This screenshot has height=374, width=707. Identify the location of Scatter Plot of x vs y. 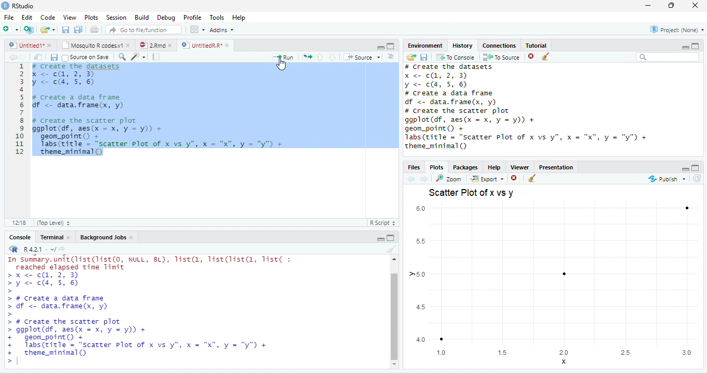
(472, 193).